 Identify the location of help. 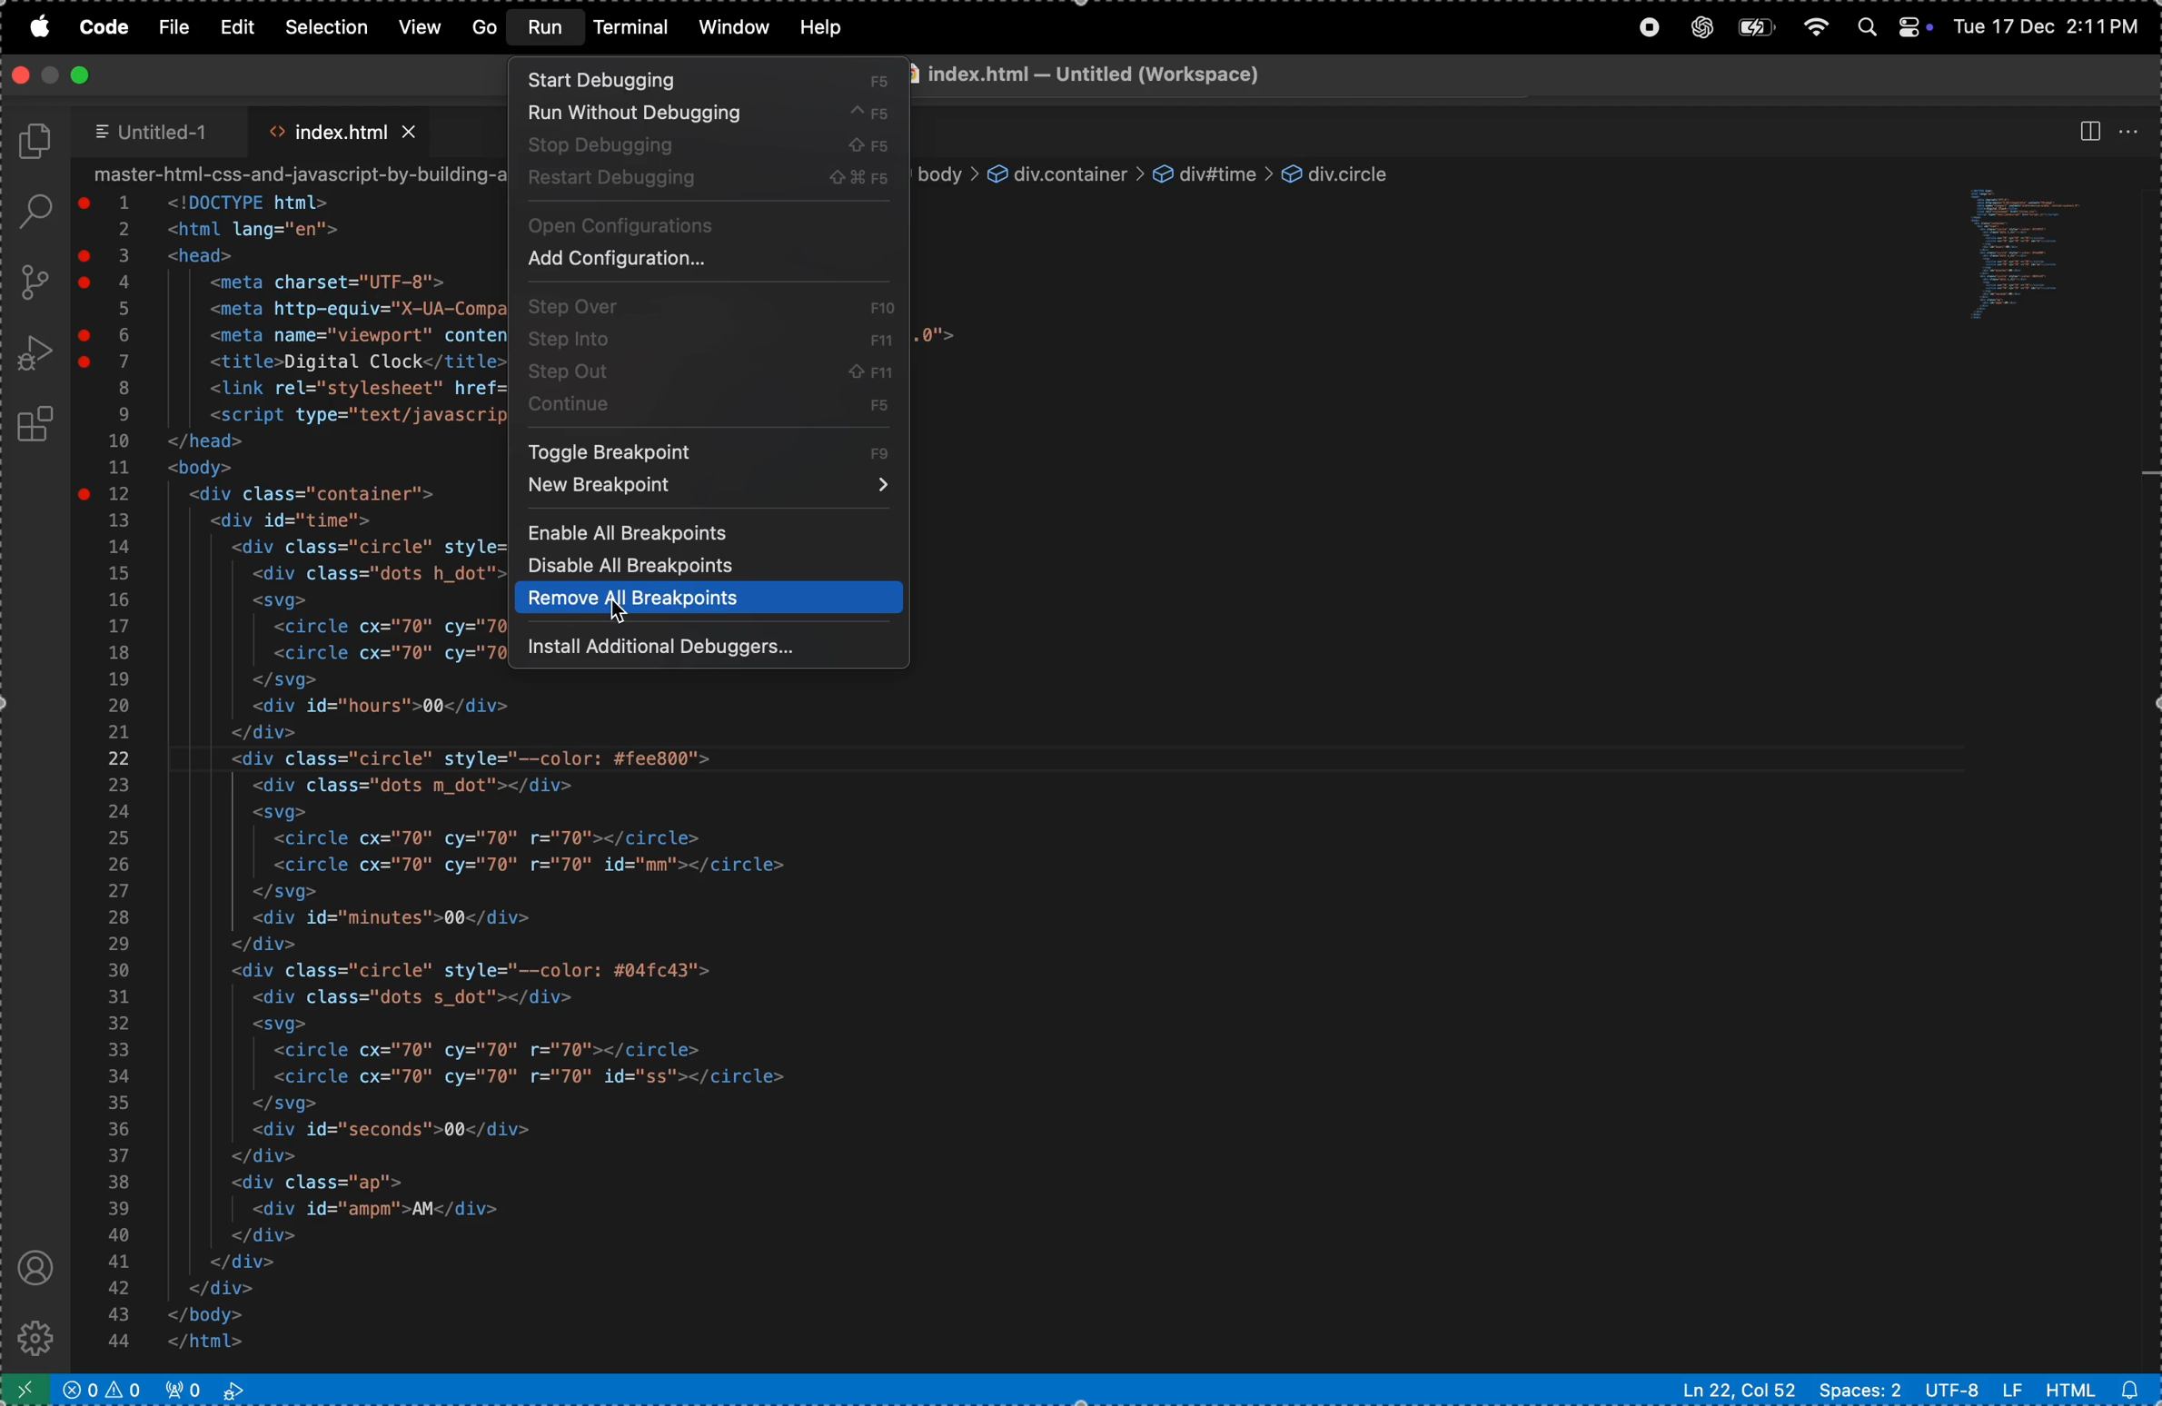
(823, 27).